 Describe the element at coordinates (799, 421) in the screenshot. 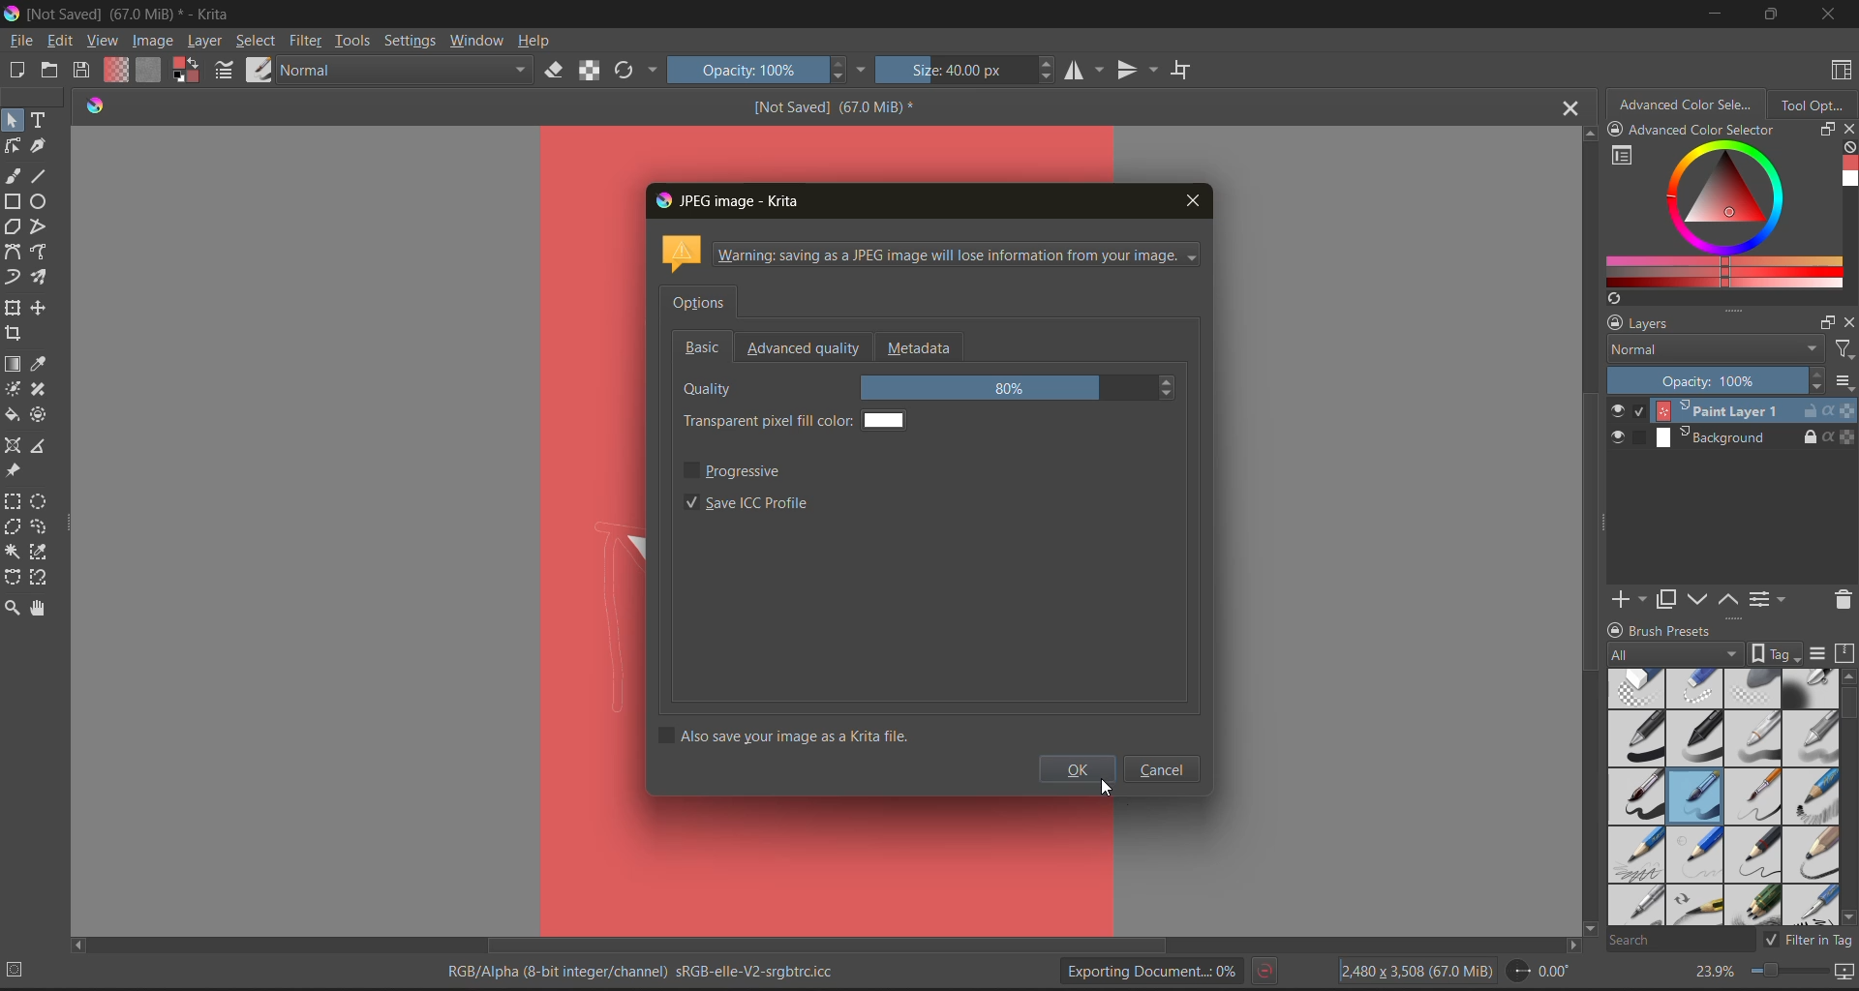

I see `transparent pixel fill color` at that location.